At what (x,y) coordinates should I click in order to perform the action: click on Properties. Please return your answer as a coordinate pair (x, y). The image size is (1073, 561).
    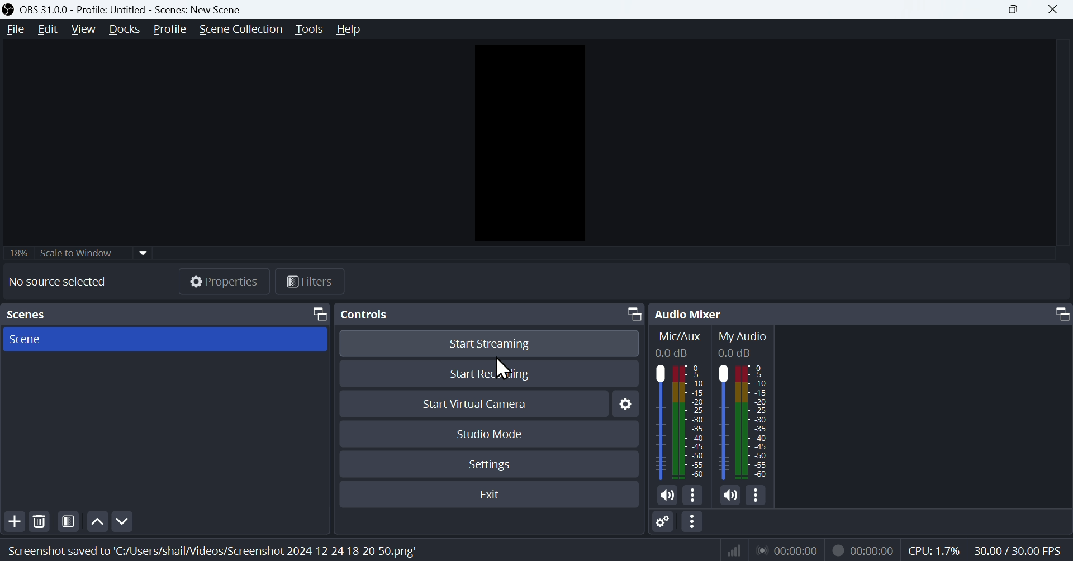
    Looking at the image, I should click on (221, 278).